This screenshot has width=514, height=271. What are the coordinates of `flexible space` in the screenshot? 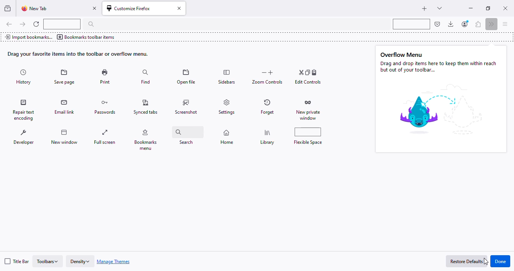 It's located at (308, 137).